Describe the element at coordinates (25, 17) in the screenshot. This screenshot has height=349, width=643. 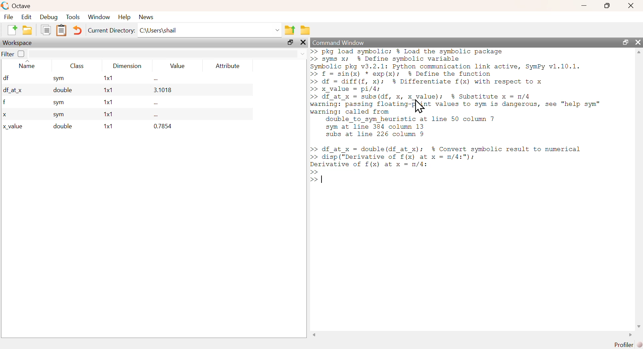
I see `Edit` at that location.